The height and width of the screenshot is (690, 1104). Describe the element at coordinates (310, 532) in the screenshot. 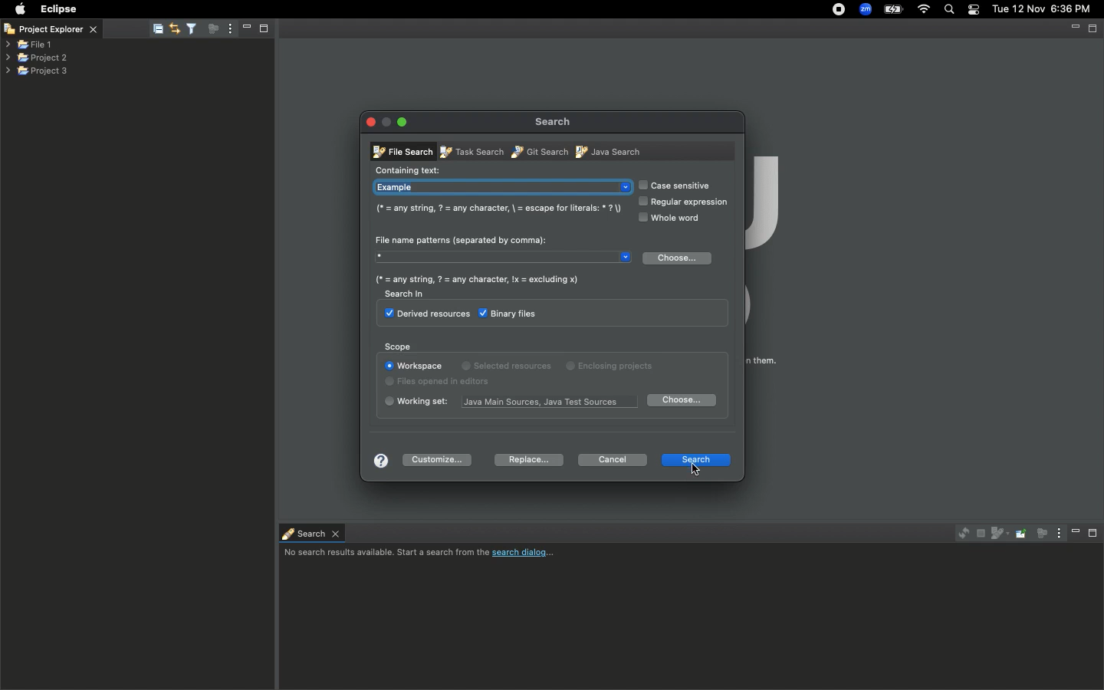

I see `Search` at that location.